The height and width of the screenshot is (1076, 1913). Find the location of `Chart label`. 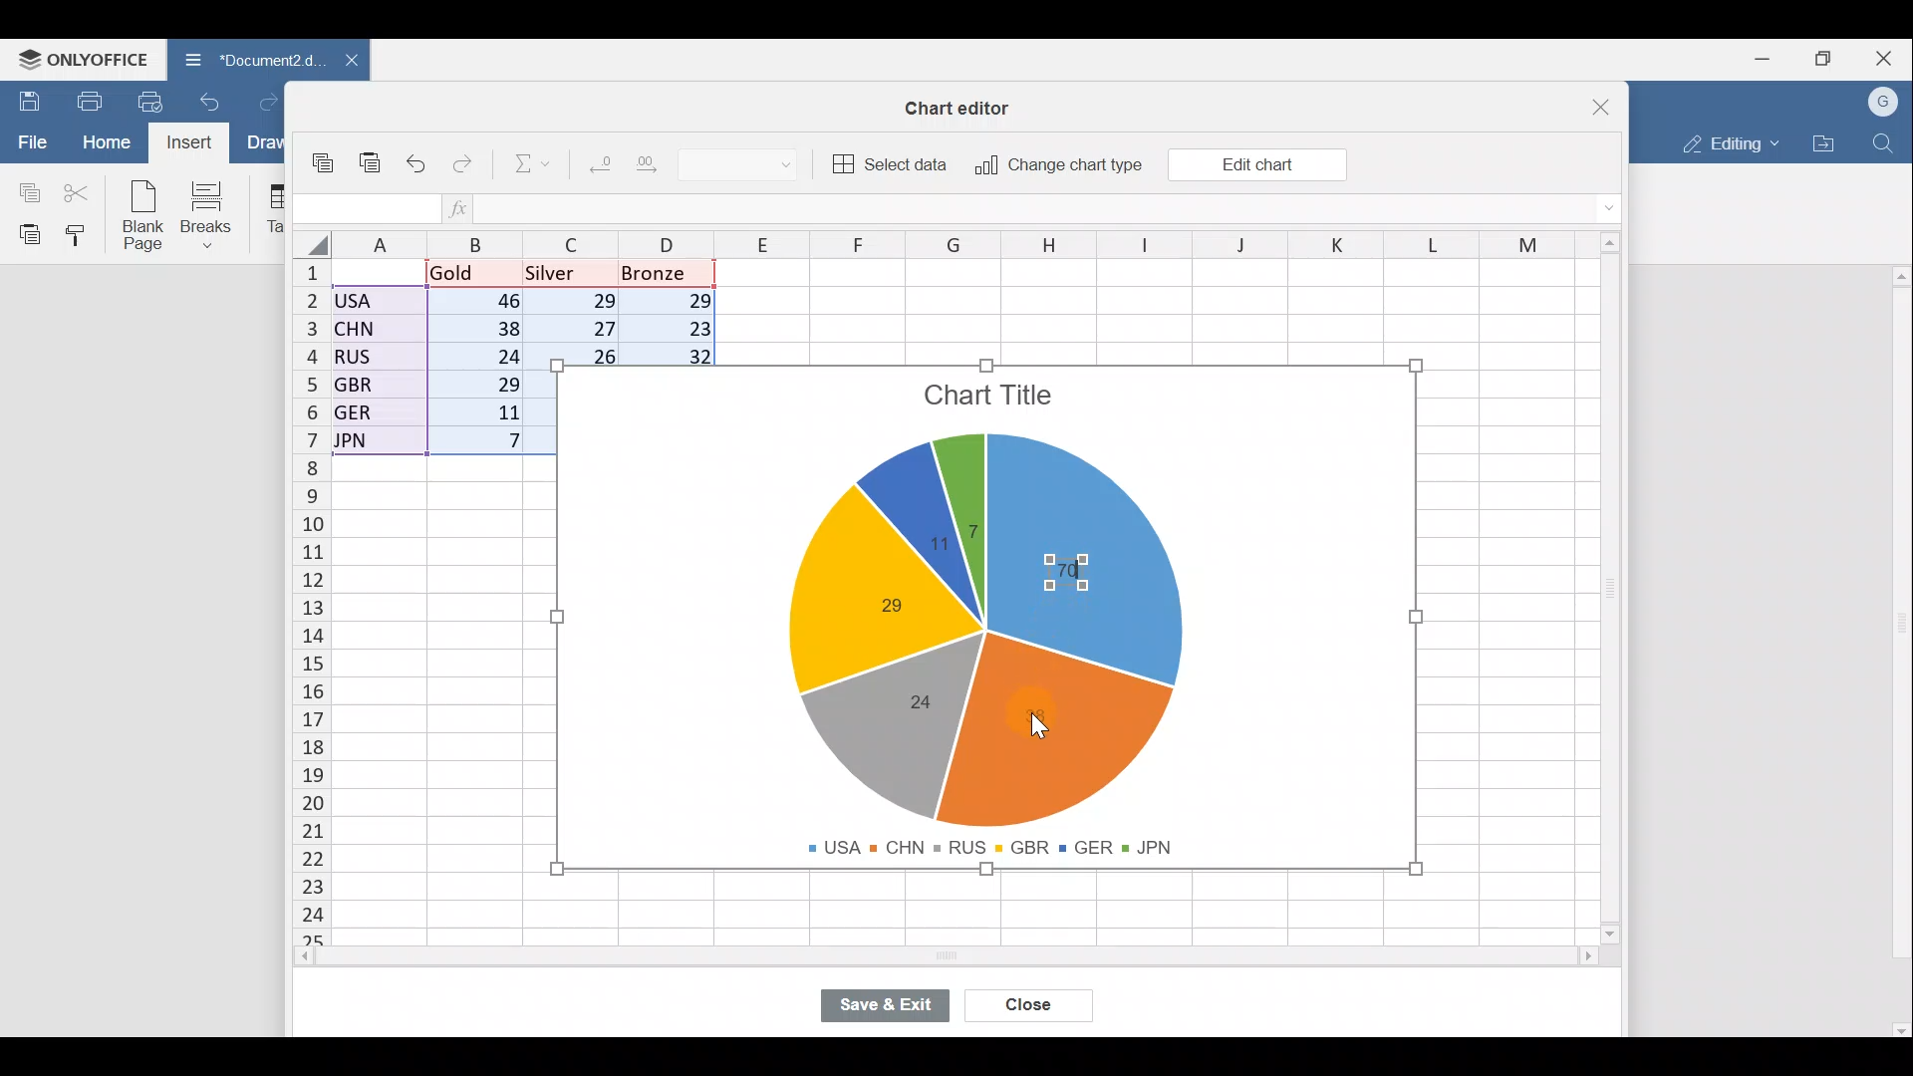

Chart label is located at coordinates (931, 550).